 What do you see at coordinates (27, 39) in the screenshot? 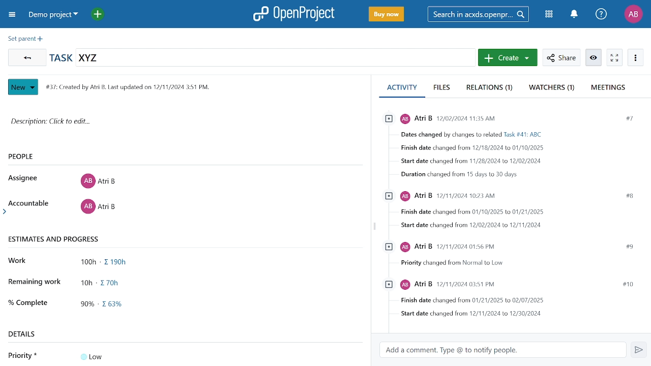
I see `Set present` at bounding box center [27, 39].